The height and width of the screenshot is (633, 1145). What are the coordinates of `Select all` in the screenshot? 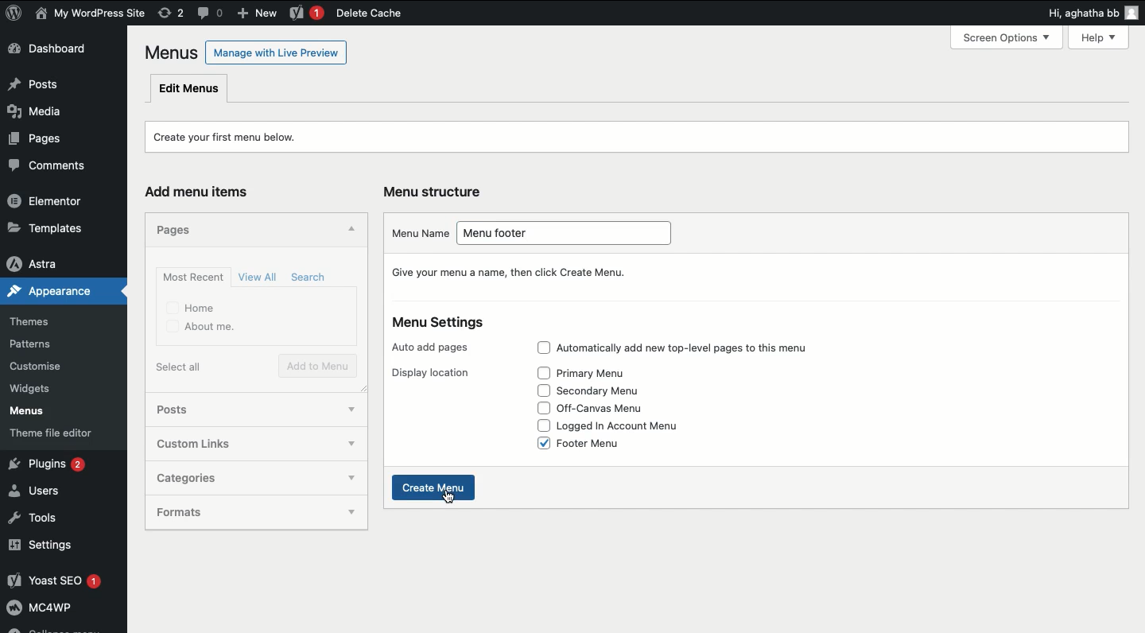 It's located at (178, 367).